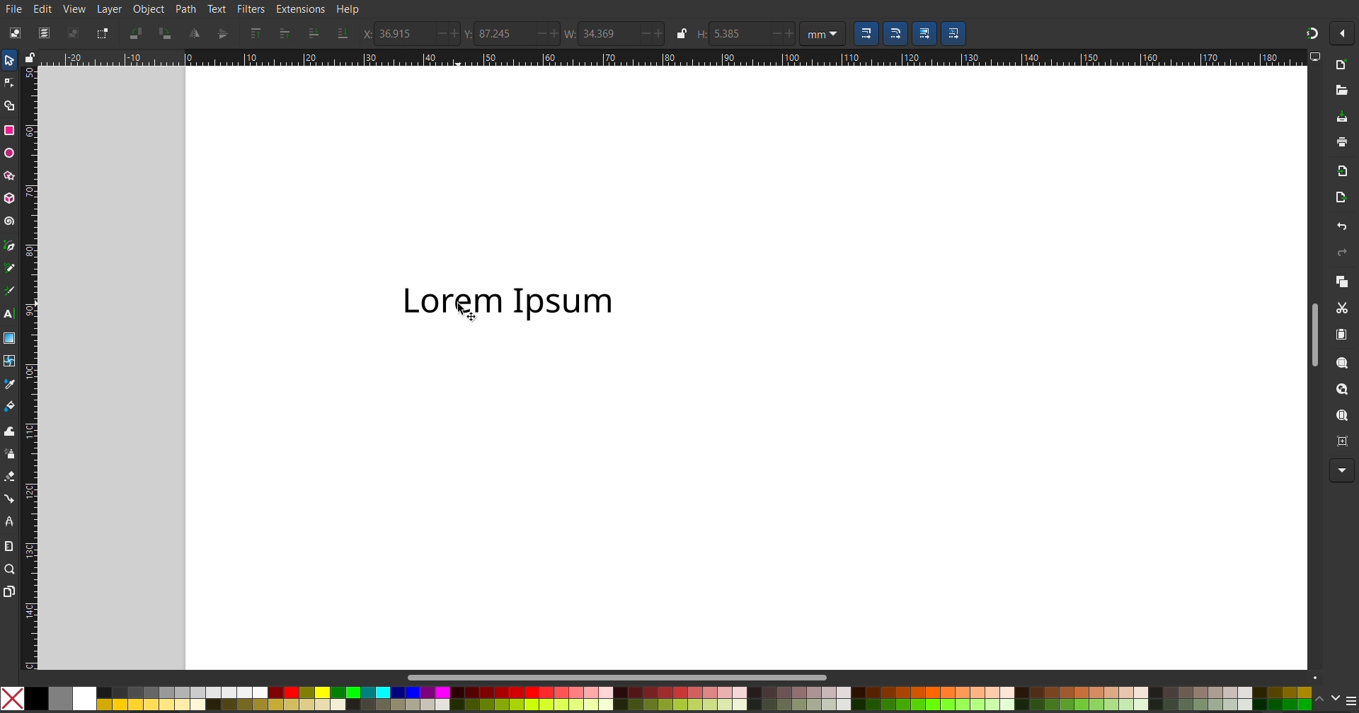 This screenshot has height=713, width=1359. Describe the element at coordinates (13, 32) in the screenshot. I see `Select Object` at that location.